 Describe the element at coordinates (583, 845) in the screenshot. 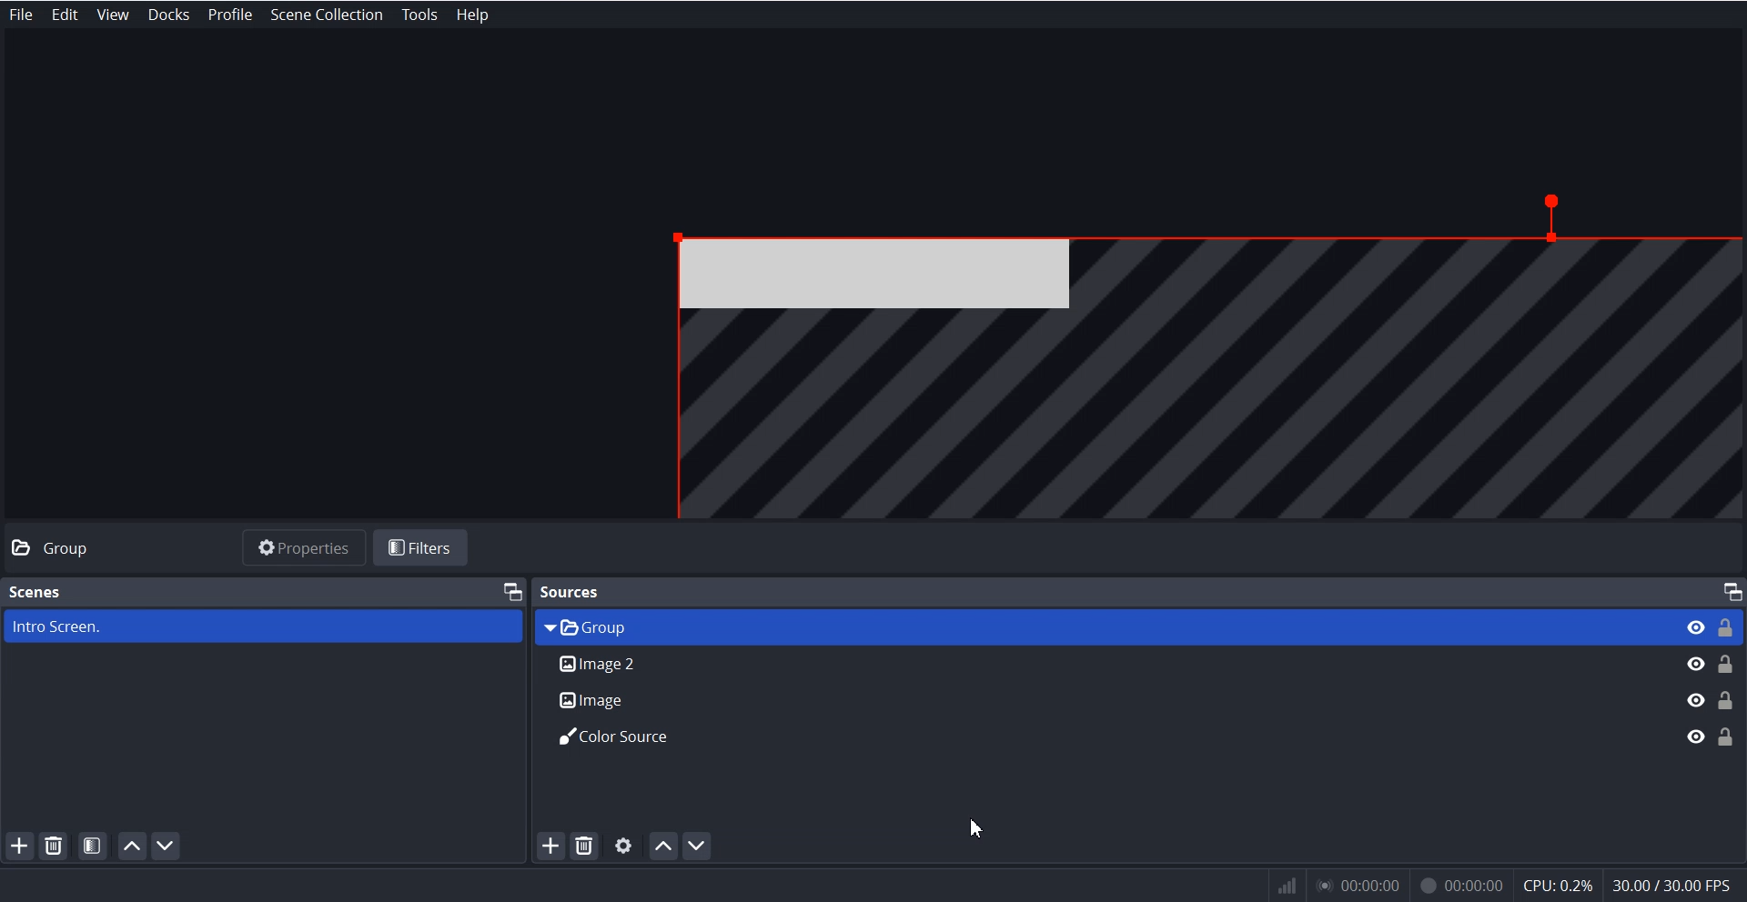

I see `Remove Selected Source` at that location.